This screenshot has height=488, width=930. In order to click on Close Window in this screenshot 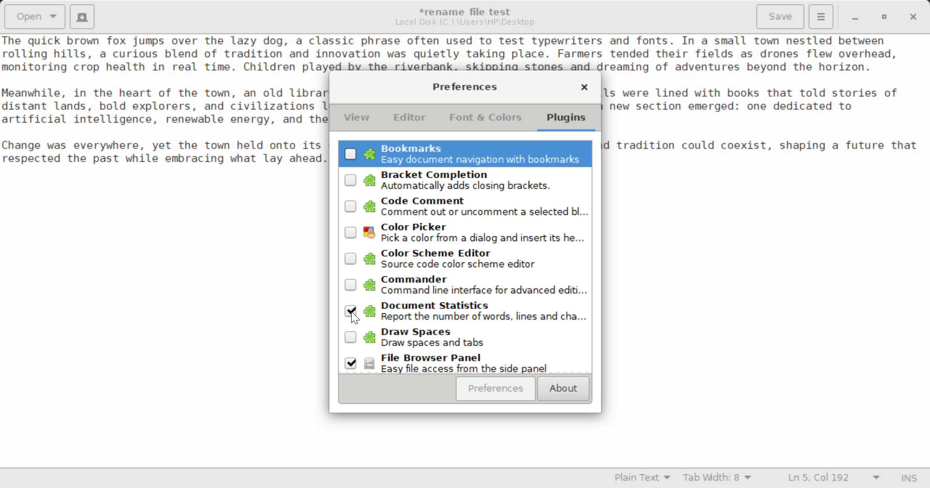, I will do `click(584, 89)`.